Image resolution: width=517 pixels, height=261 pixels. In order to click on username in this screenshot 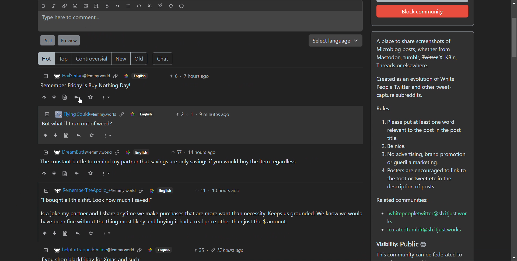, I will do `click(86, 76)`.